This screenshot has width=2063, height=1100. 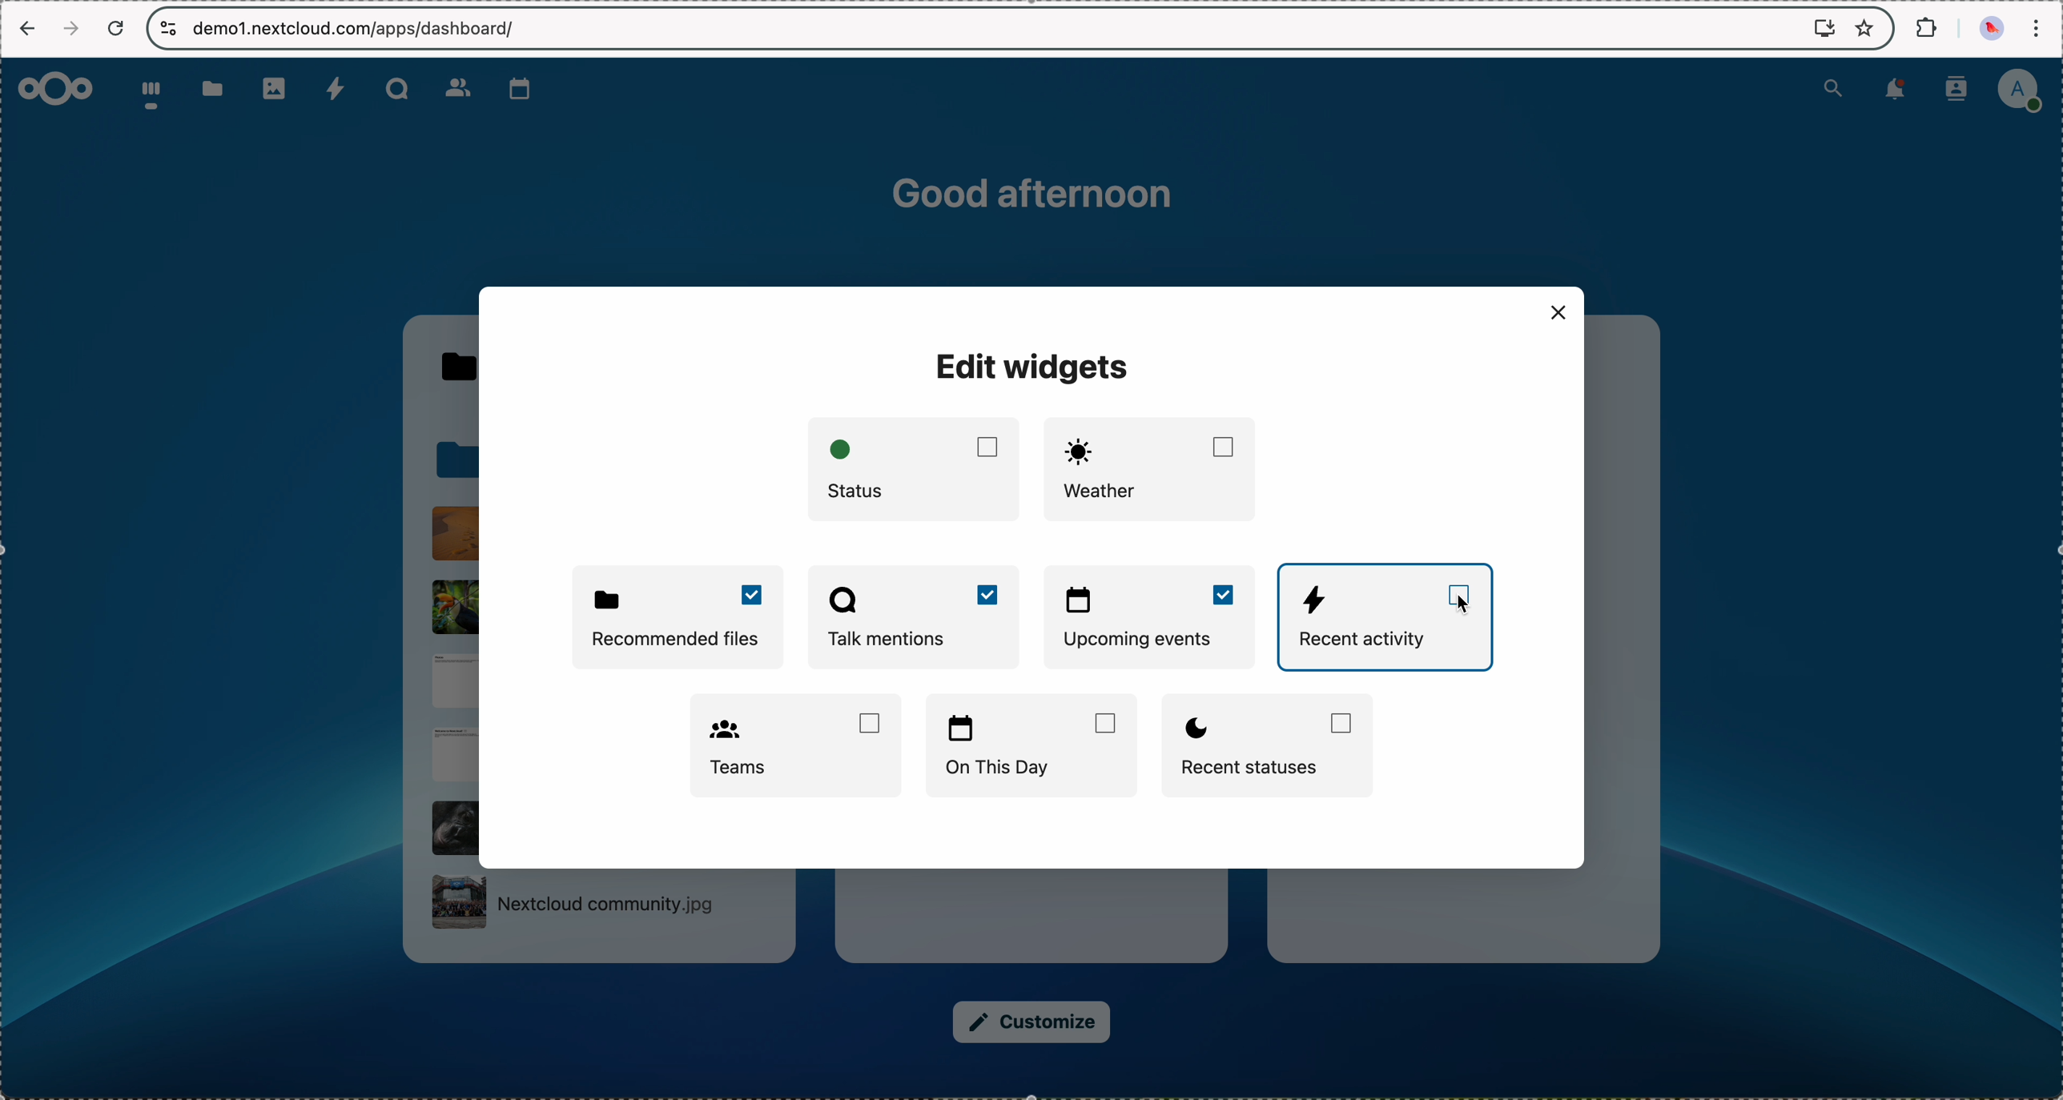 I want to click on Teams, so click(x=794, y=746).